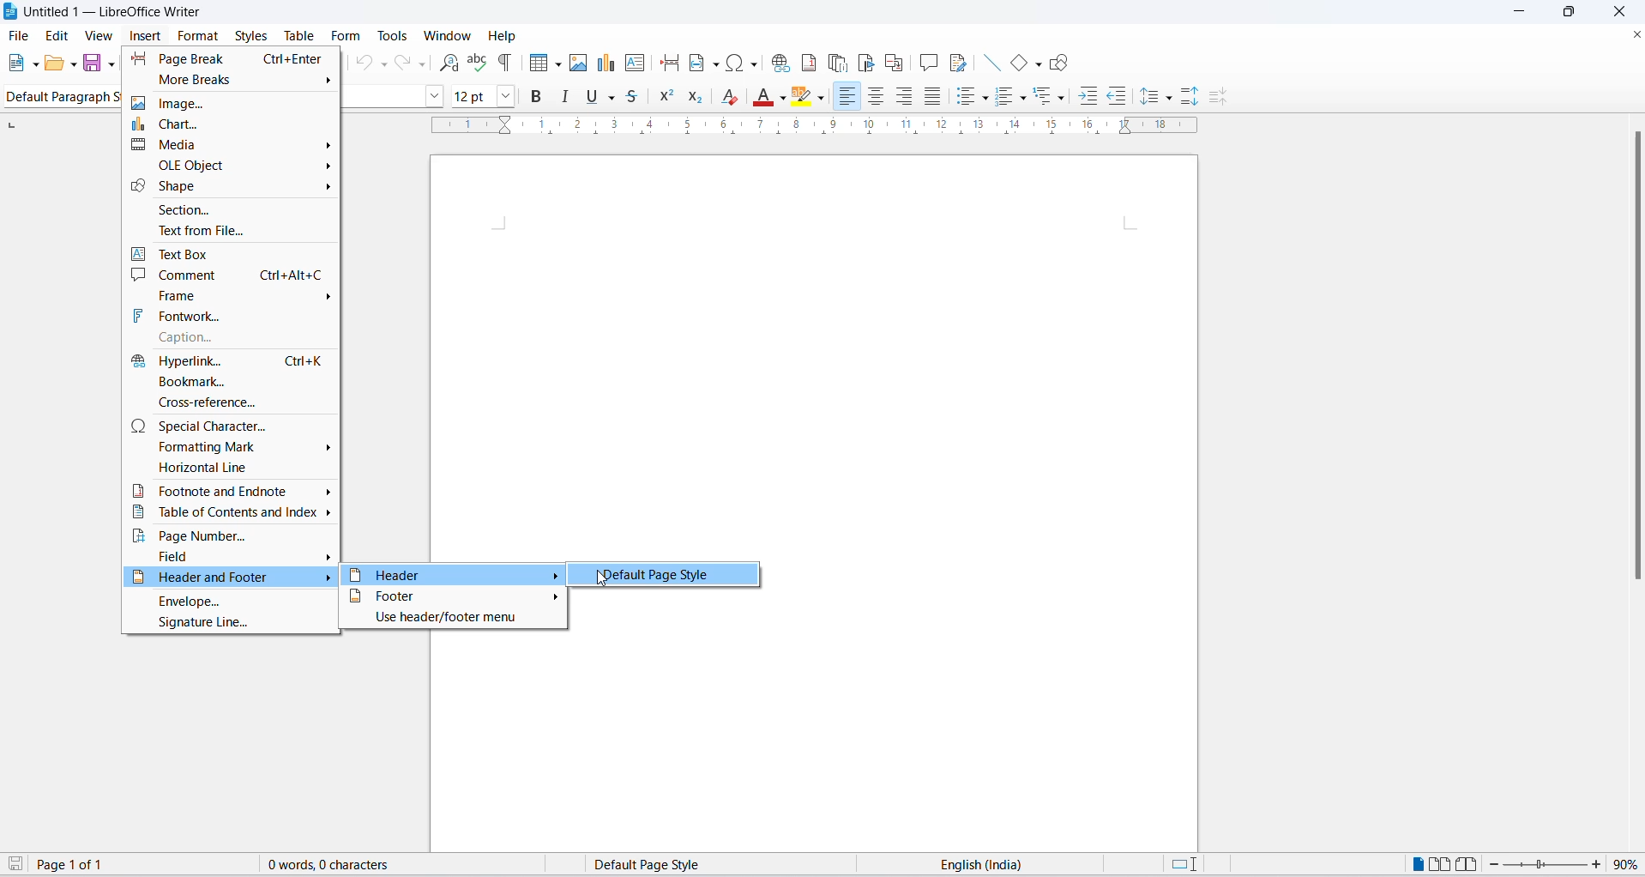  Describe the element at coordinates (927, 60) in the screenshot. I see `insert comments` at that location.